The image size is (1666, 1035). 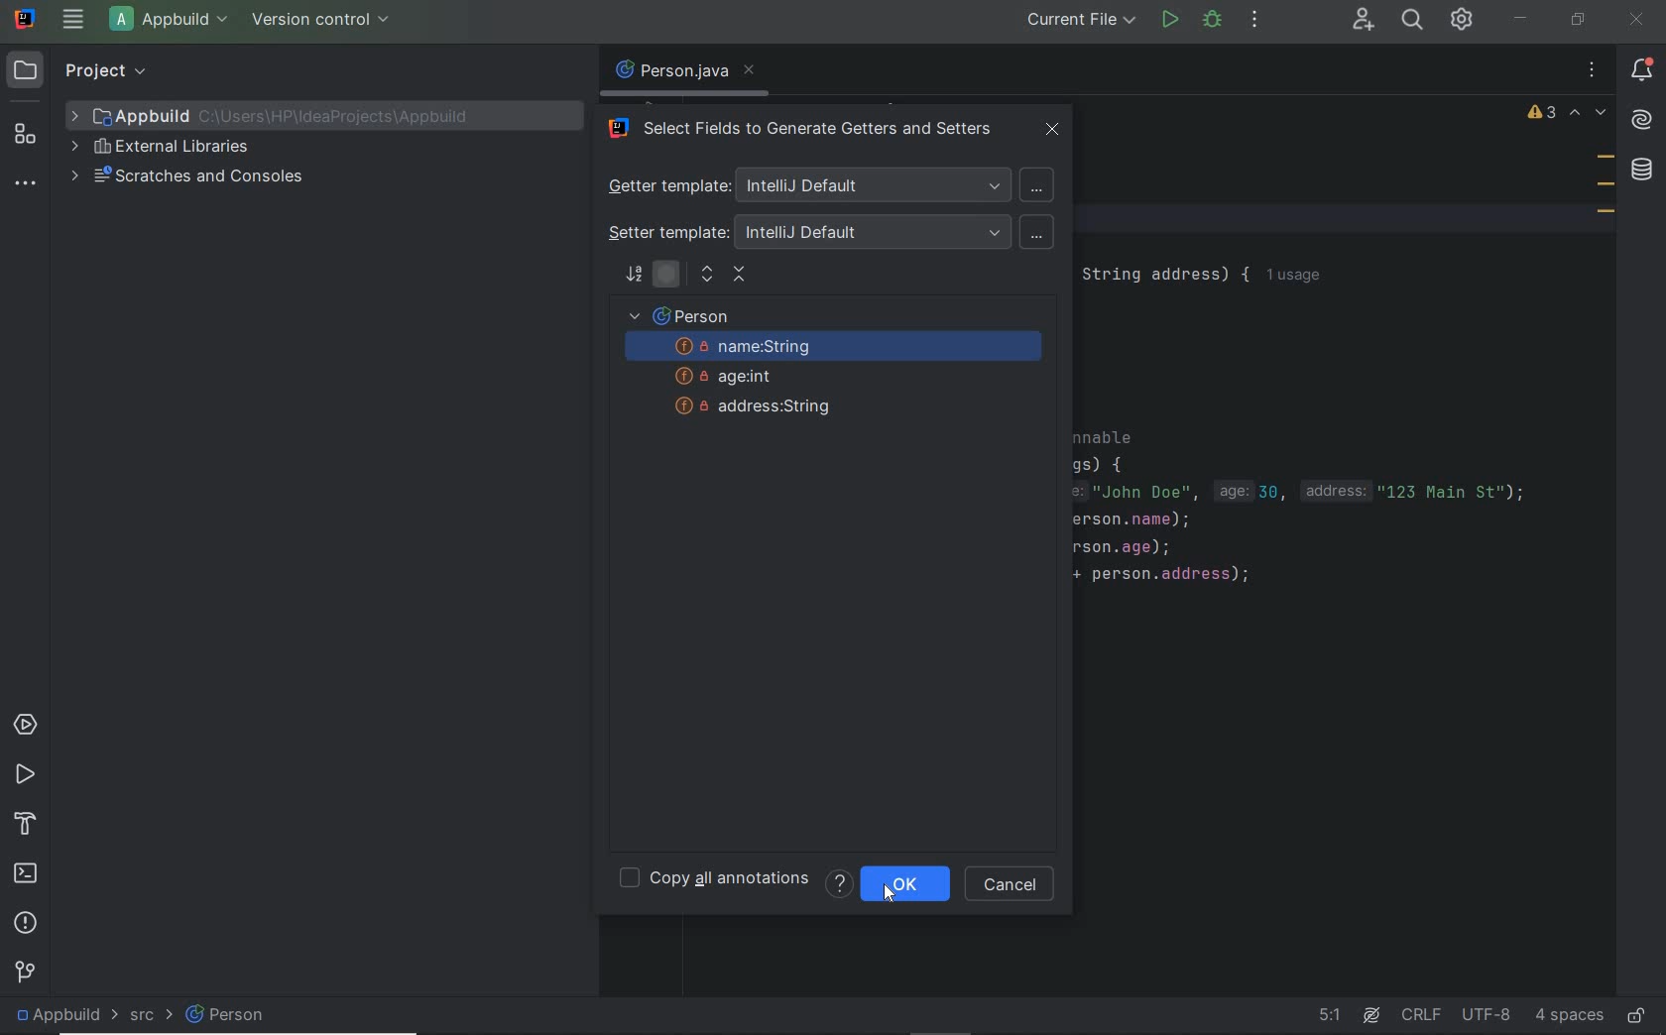 I want to click on debug, so click(x=1211, y=20).